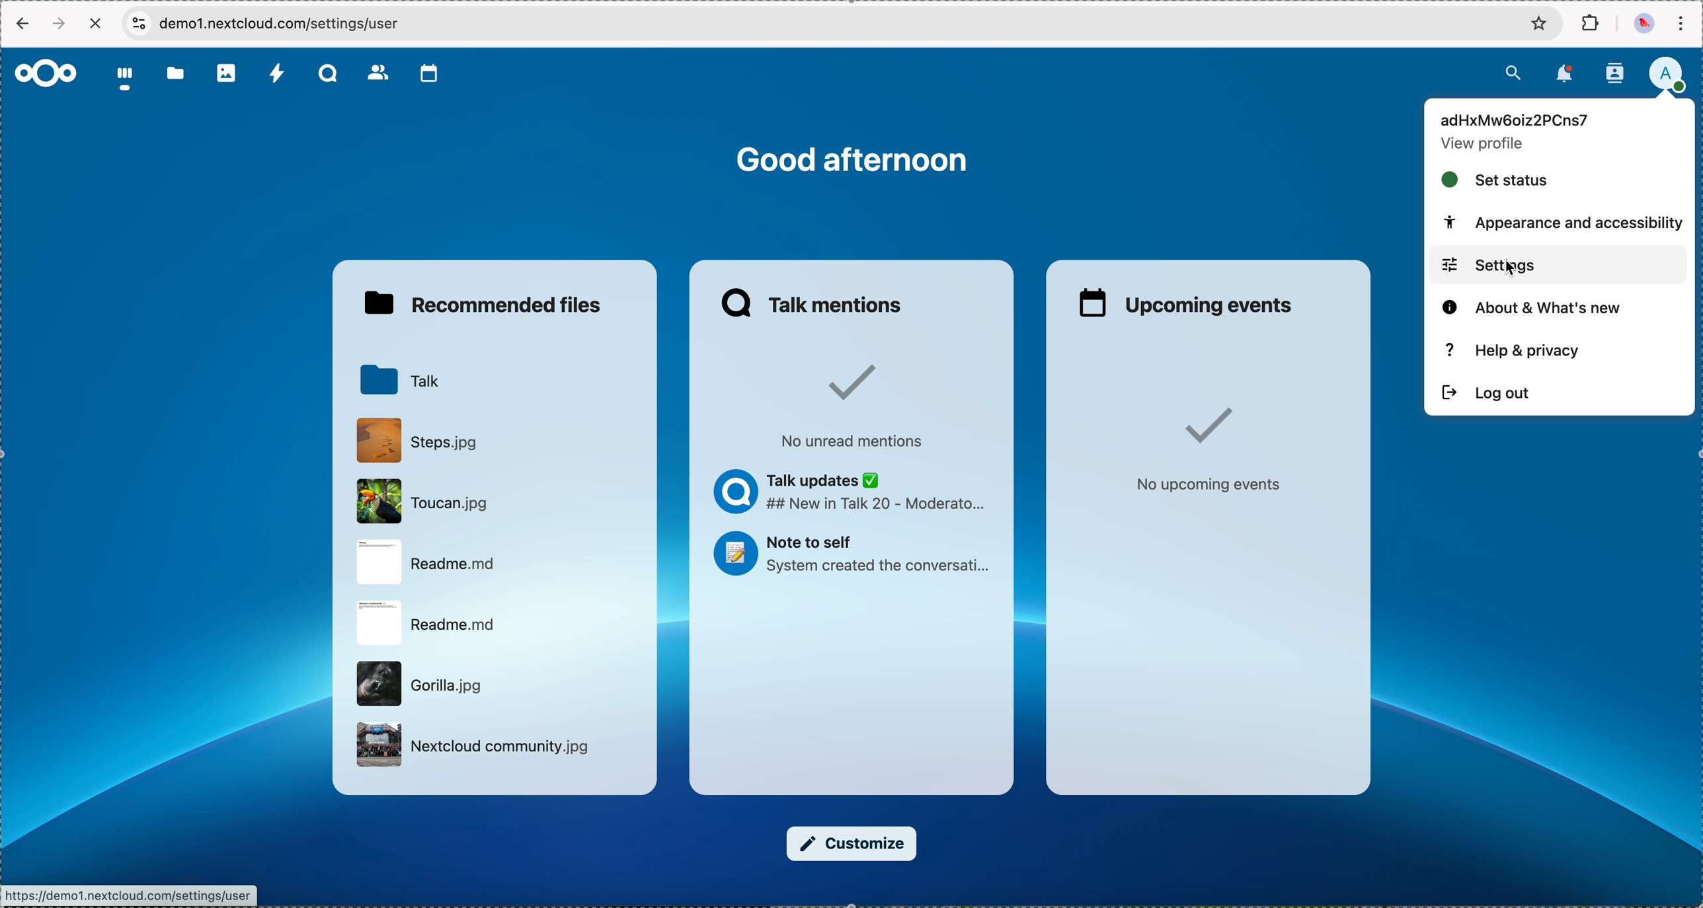 This screenshot has height=908, width=1703. I want to click on Talk, so click(397, 379).